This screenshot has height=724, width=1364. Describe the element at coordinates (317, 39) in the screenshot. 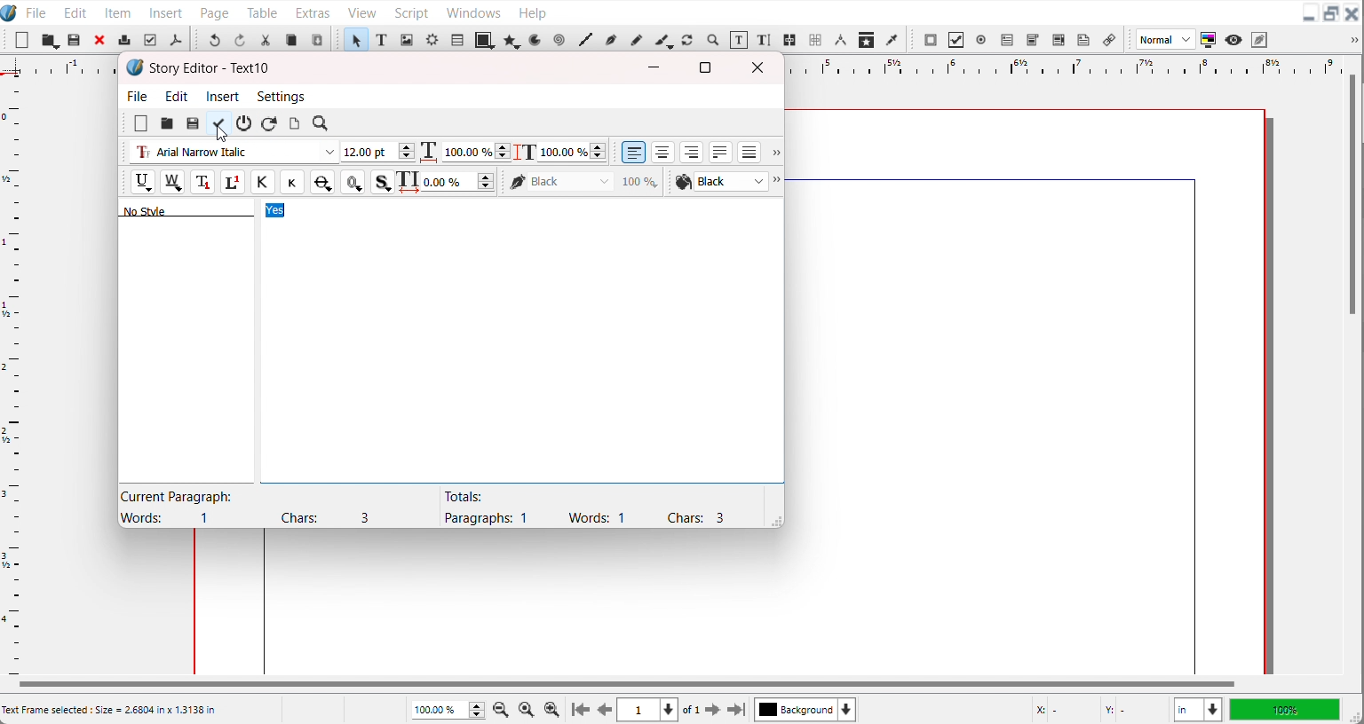

I see `Paste` at that location.